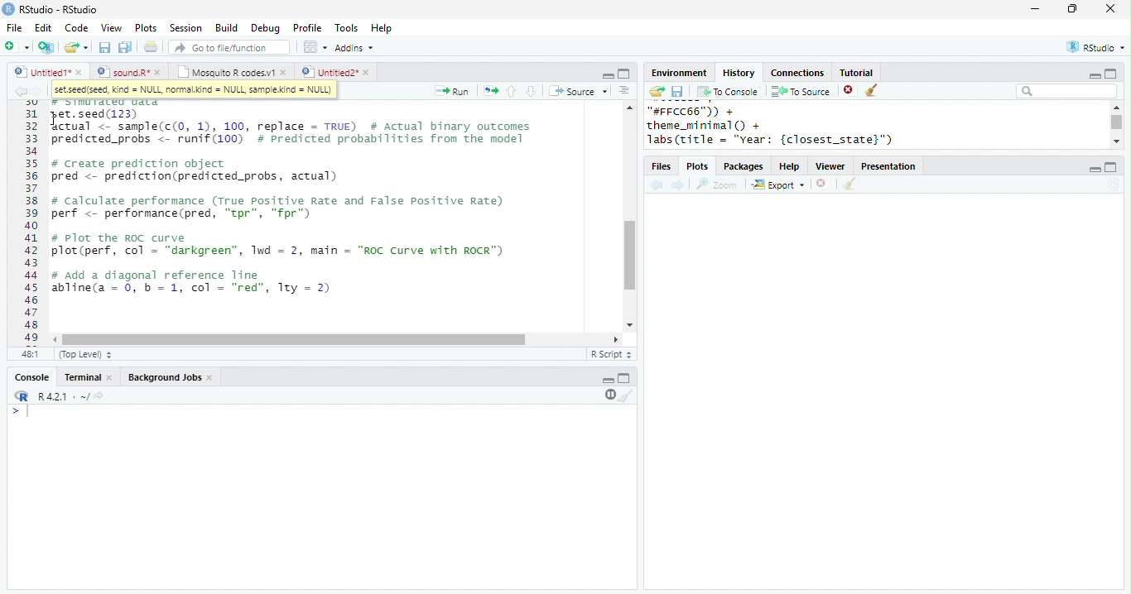 This screenshot has height=594, width=1131. I want to click on Connections, so click(797, 73).